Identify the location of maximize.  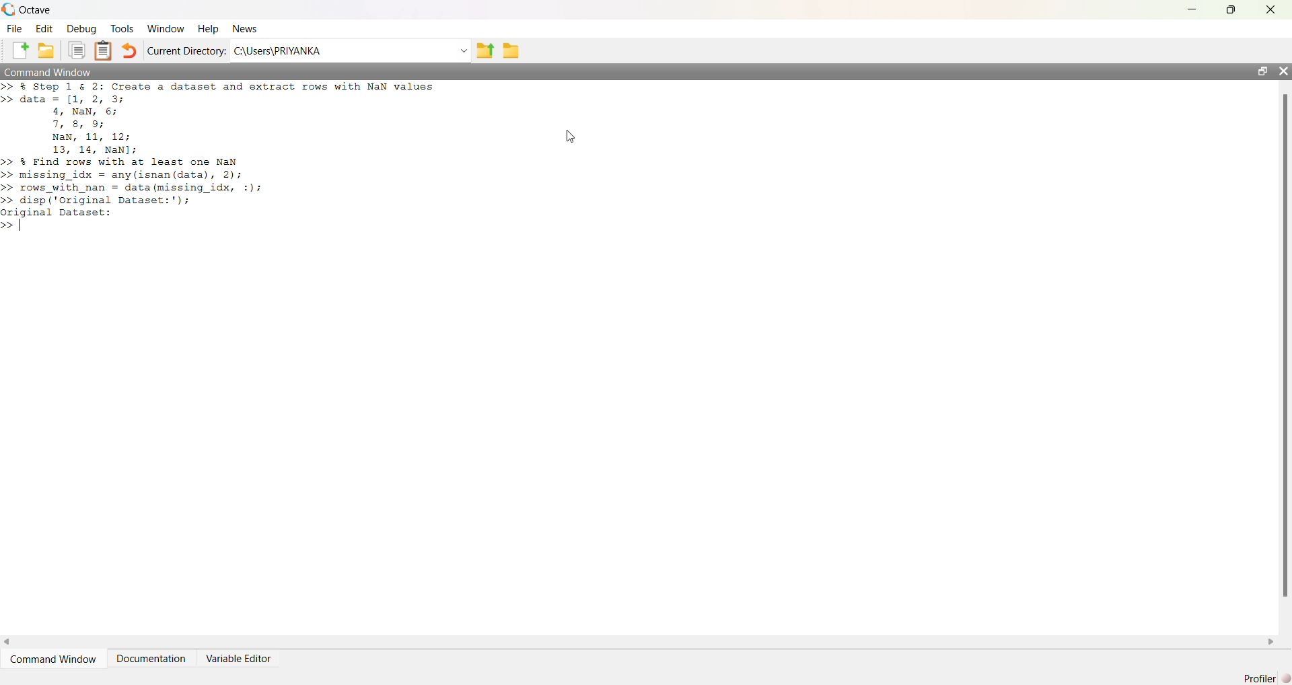
(1231, 9).